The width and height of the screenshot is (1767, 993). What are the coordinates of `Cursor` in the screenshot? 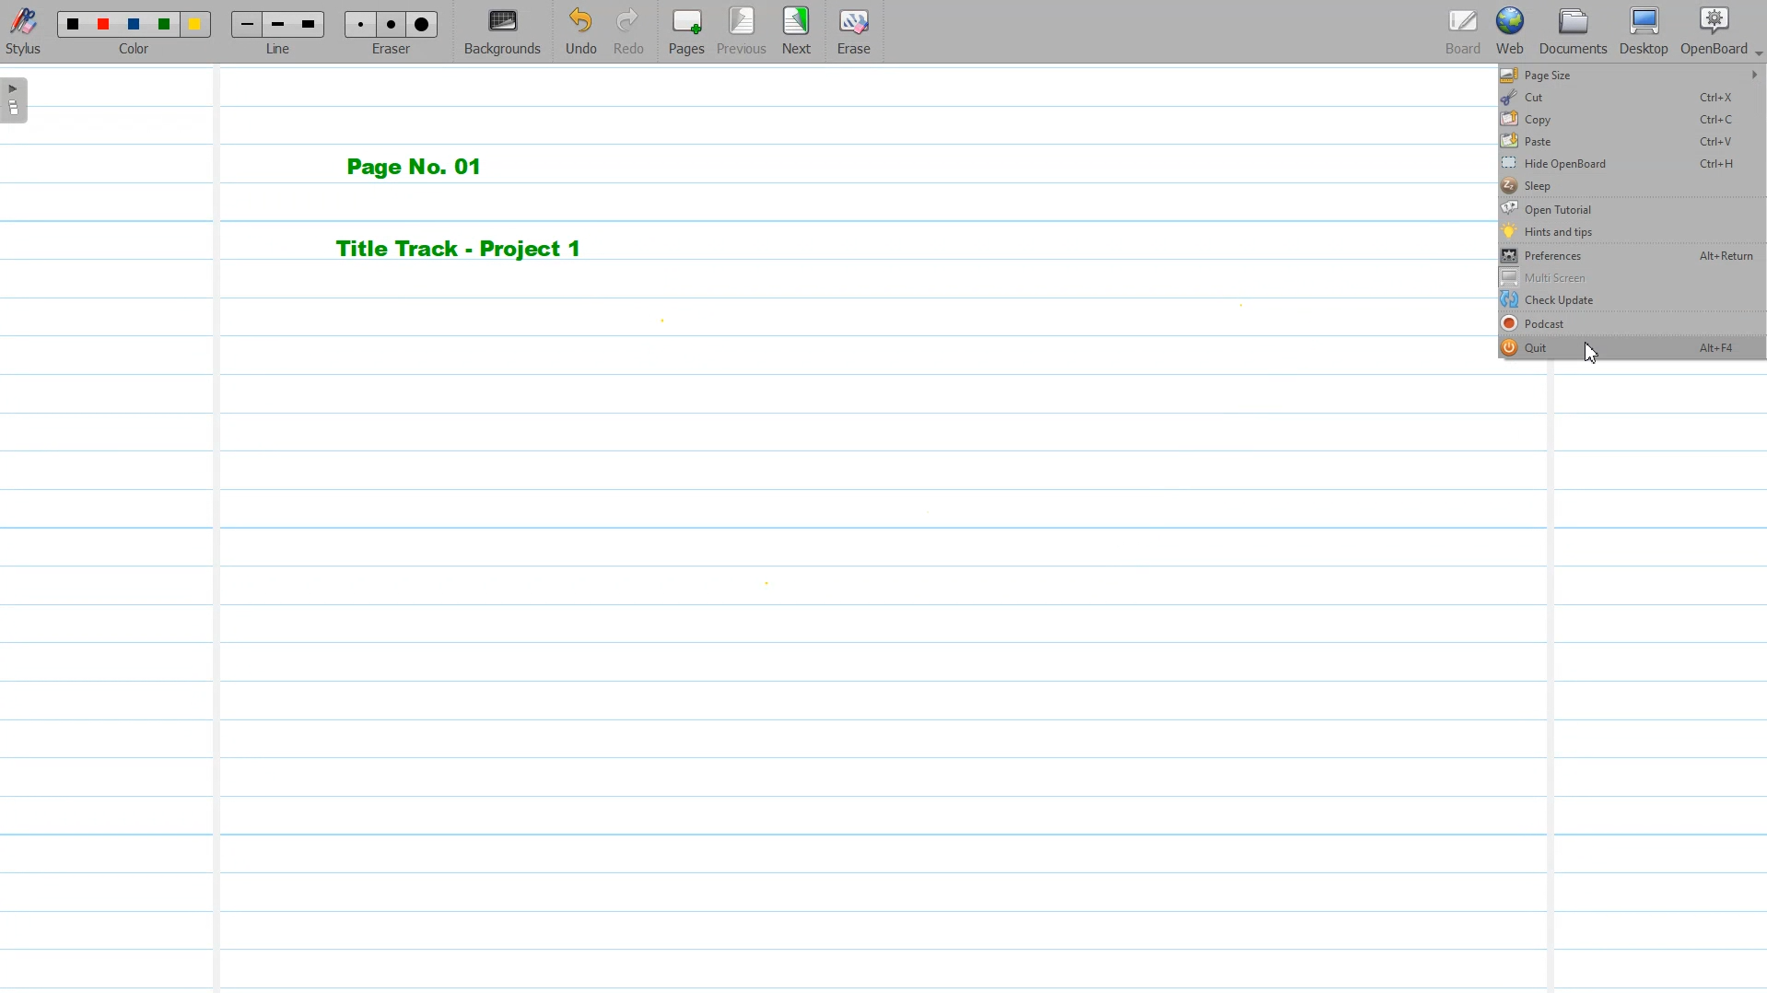 It's located at (1590, 354).